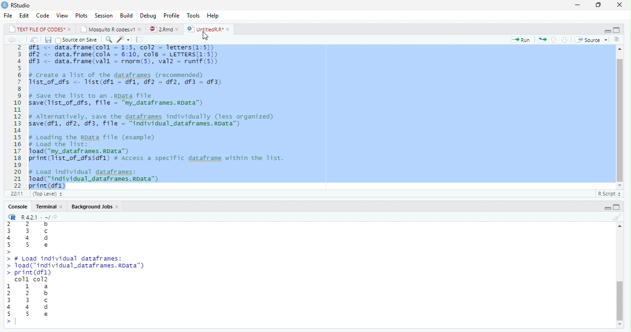 This screenshot has height=332, width=631. What do you see at coordinates (76, 270) in the screenshot?
I see `2 2 b
3 3 <
4 4 d
5 5 e
> # Load individual dataframes:
> load("individual _datafranes. pata")
> print (dfi)
coll col2
1 1 a
2 2 b
3 3 <
4 4 d
5 5 e` at bounding box center [76, 270].